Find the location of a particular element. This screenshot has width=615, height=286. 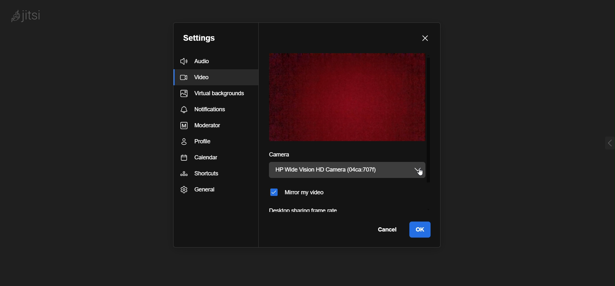

desktop sharing frame rate is located at coordinates (304, 211).